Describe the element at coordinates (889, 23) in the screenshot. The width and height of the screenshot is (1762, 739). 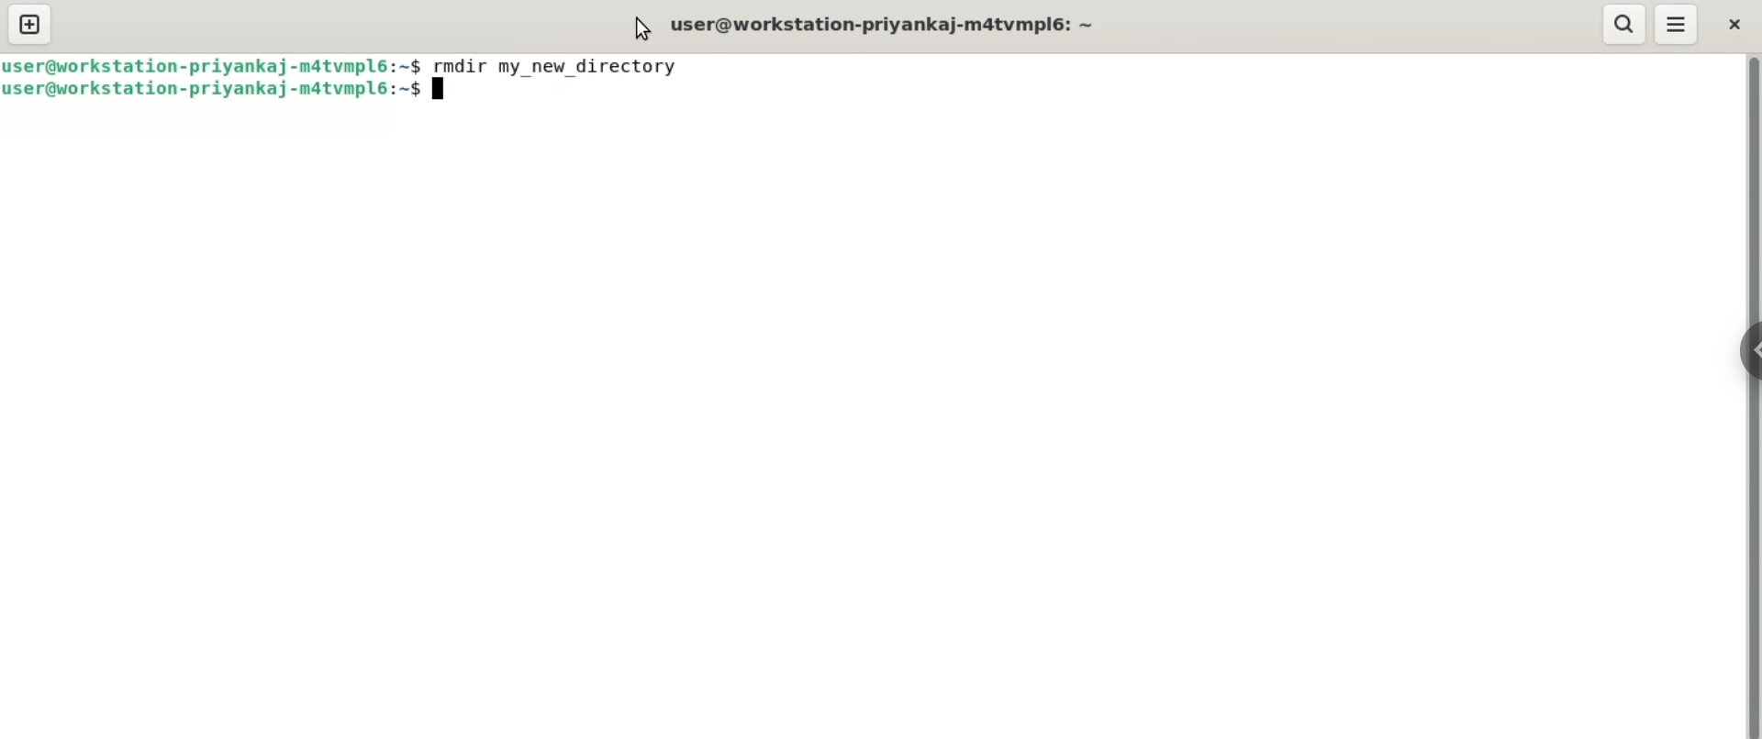
I see `user@workstation-priyanka-m4tvmpl6:~` at that location.